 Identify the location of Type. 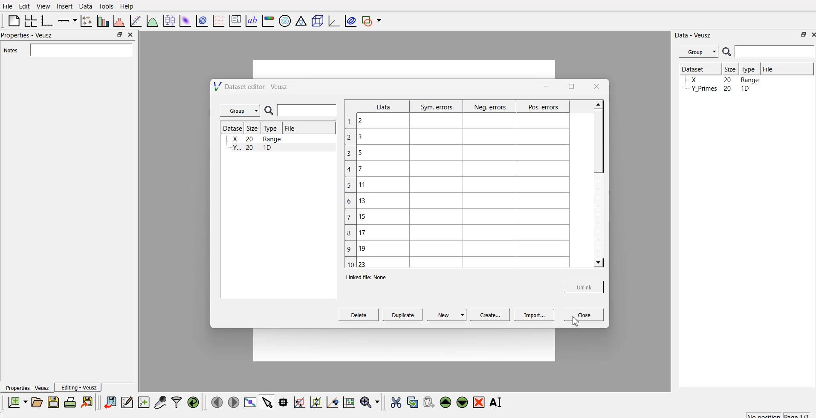
(750, 69).